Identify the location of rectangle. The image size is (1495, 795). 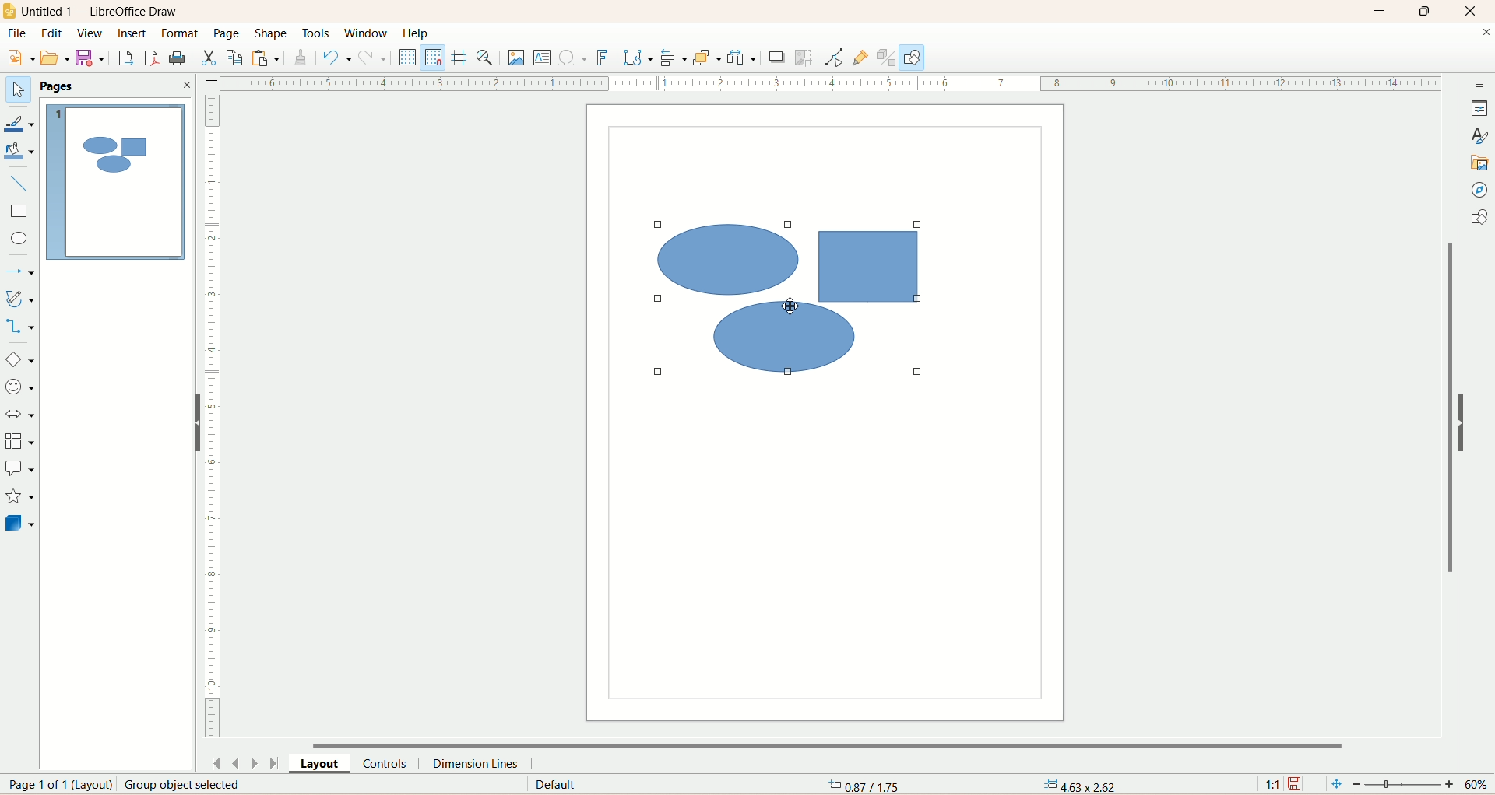
(20, 212).